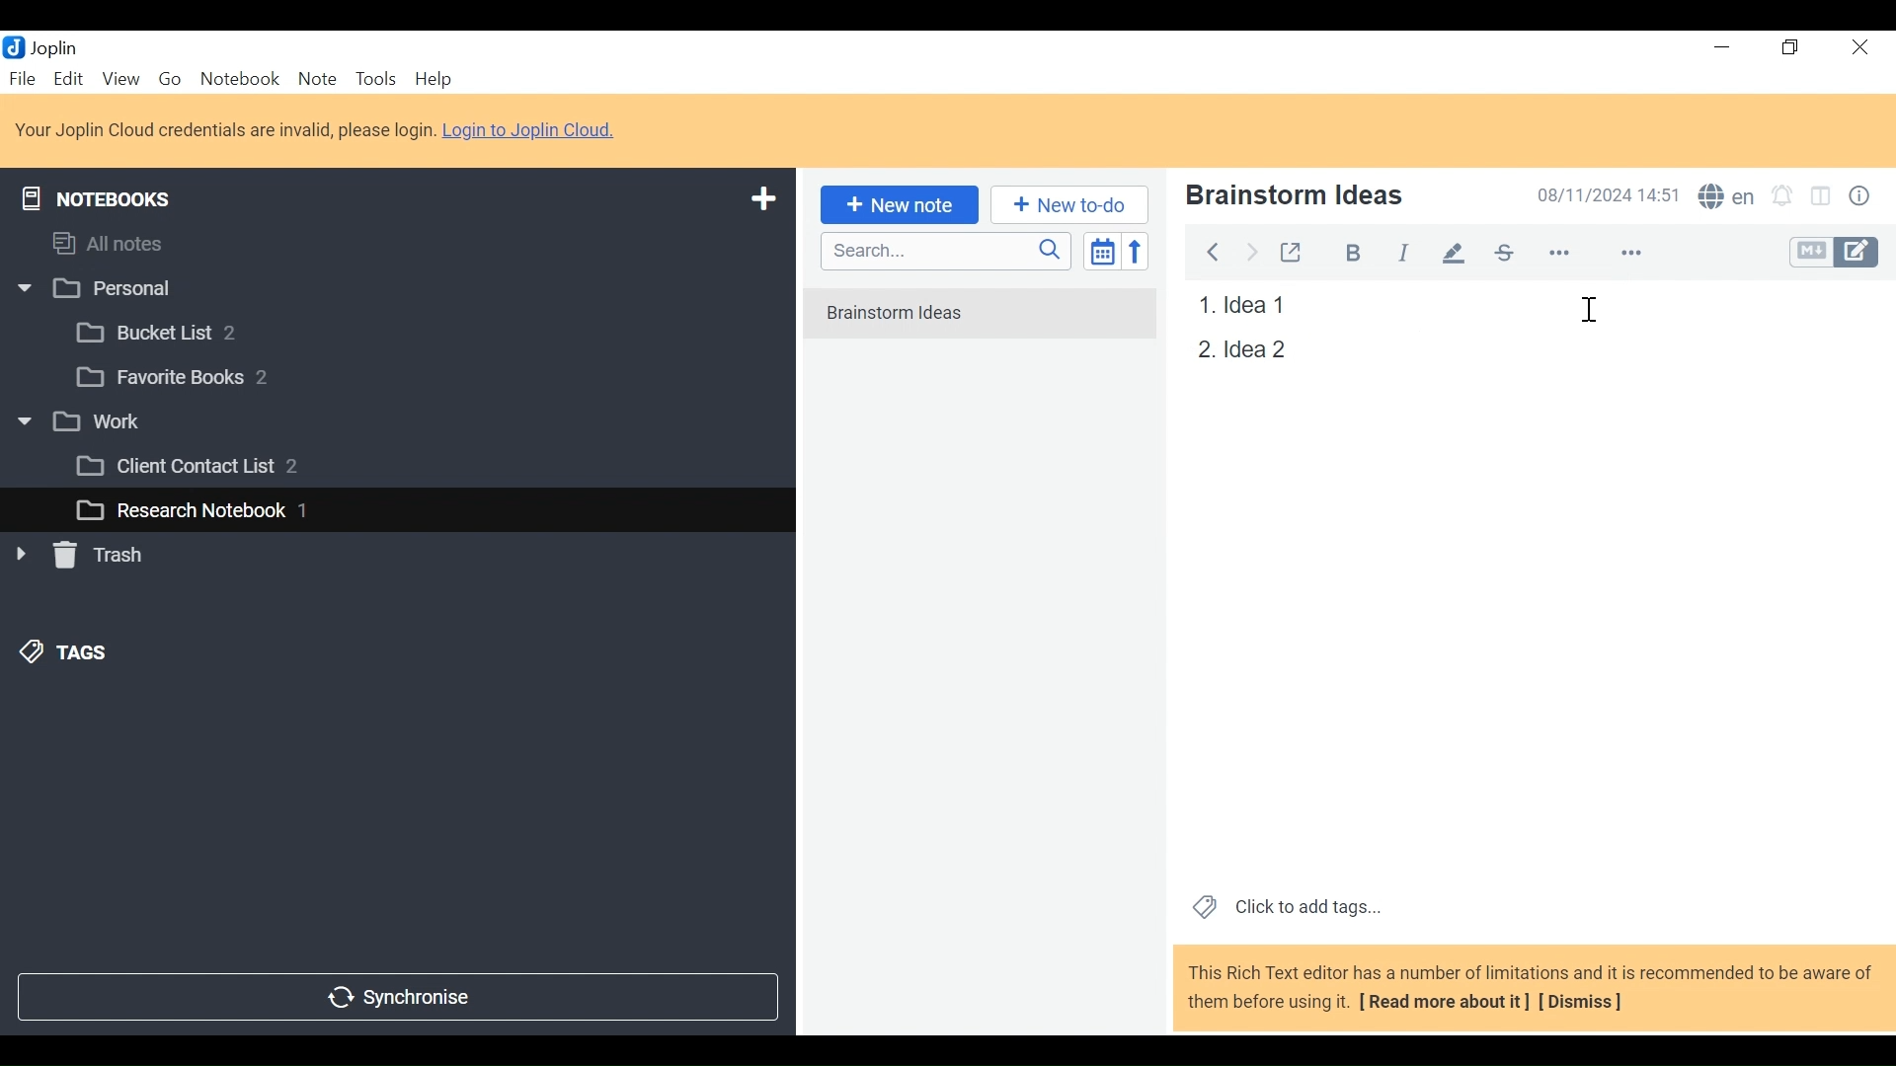 This screenshot has width=1896, height=1066. What do you see at coordinates (979, 315) in the screenshot?
I see `No notes in here. Create one by clicking
on "New note".` at bounding box center [979, 315].